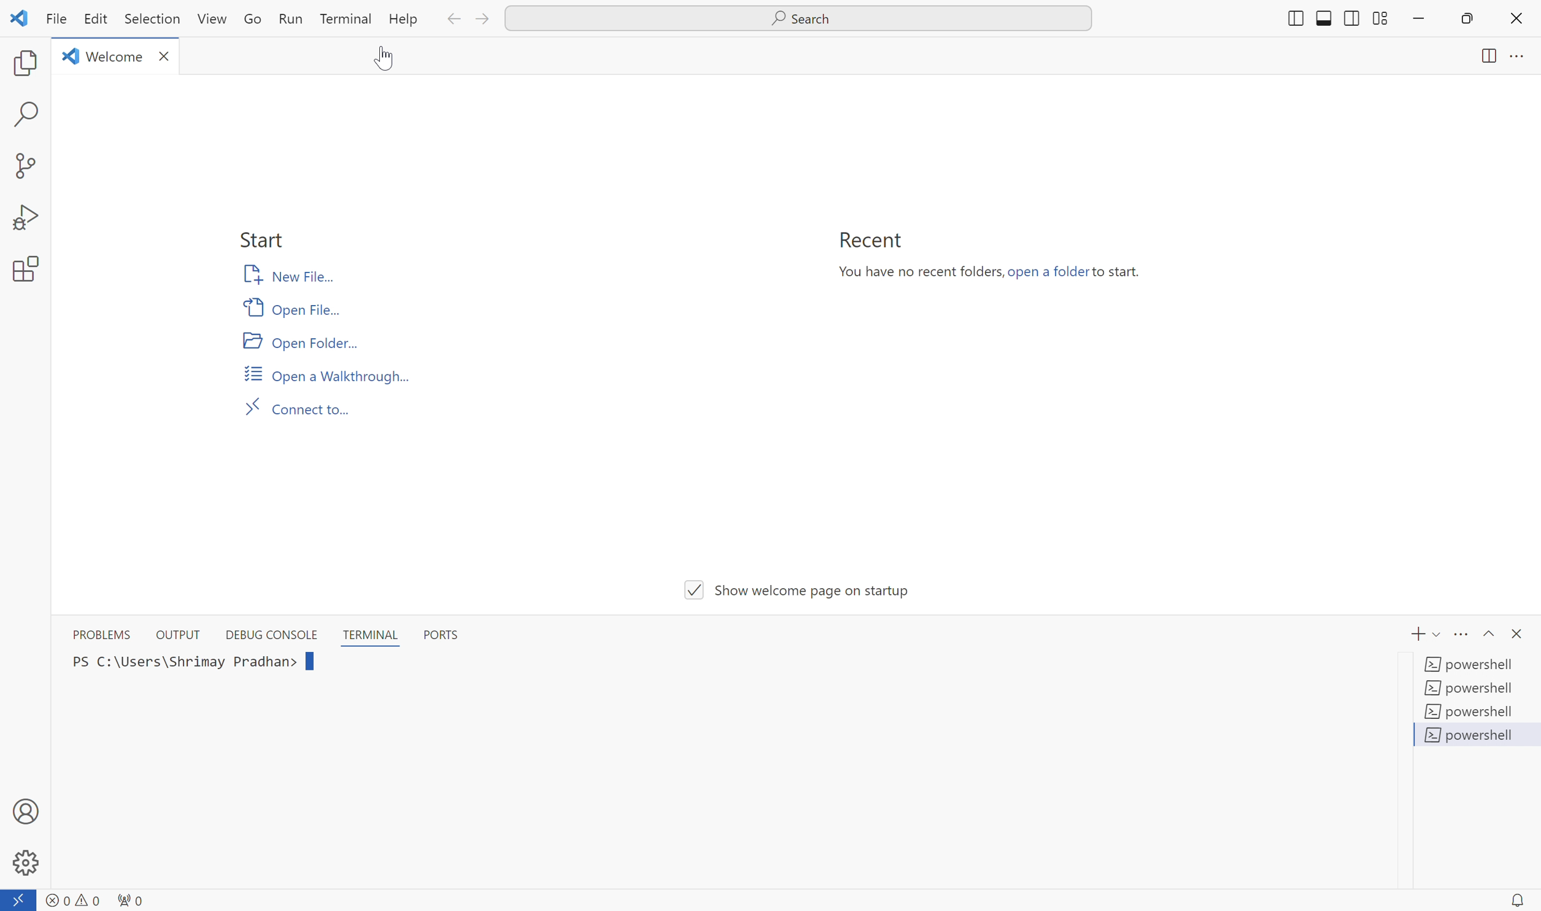 The width and height of the screenshot is (1541, 911). Describe the element at coordinates (23, 270) in the screenshot. I see `extensions` at that location.